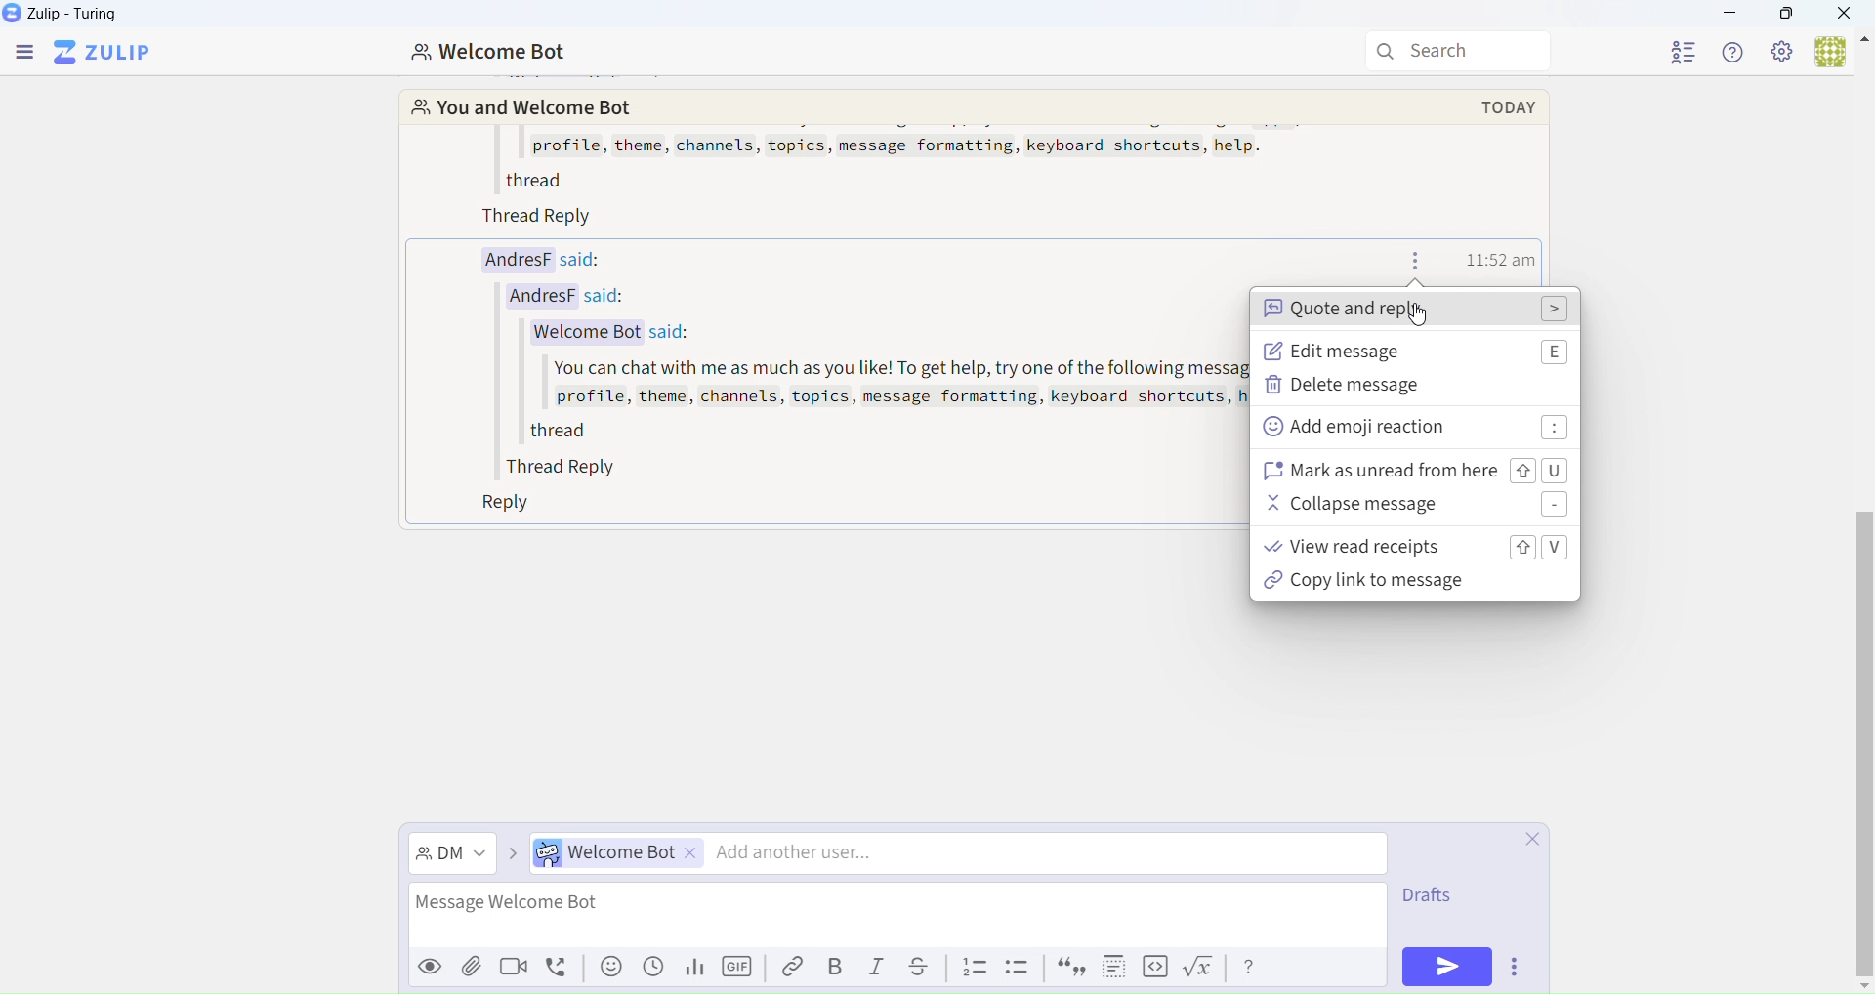 Image resolution: width=1875 pixels, height=994 pixels. What do you see at coordinates (652, 970) in the screenshot?
I see `Schedule` at bounding box center [652, 970].